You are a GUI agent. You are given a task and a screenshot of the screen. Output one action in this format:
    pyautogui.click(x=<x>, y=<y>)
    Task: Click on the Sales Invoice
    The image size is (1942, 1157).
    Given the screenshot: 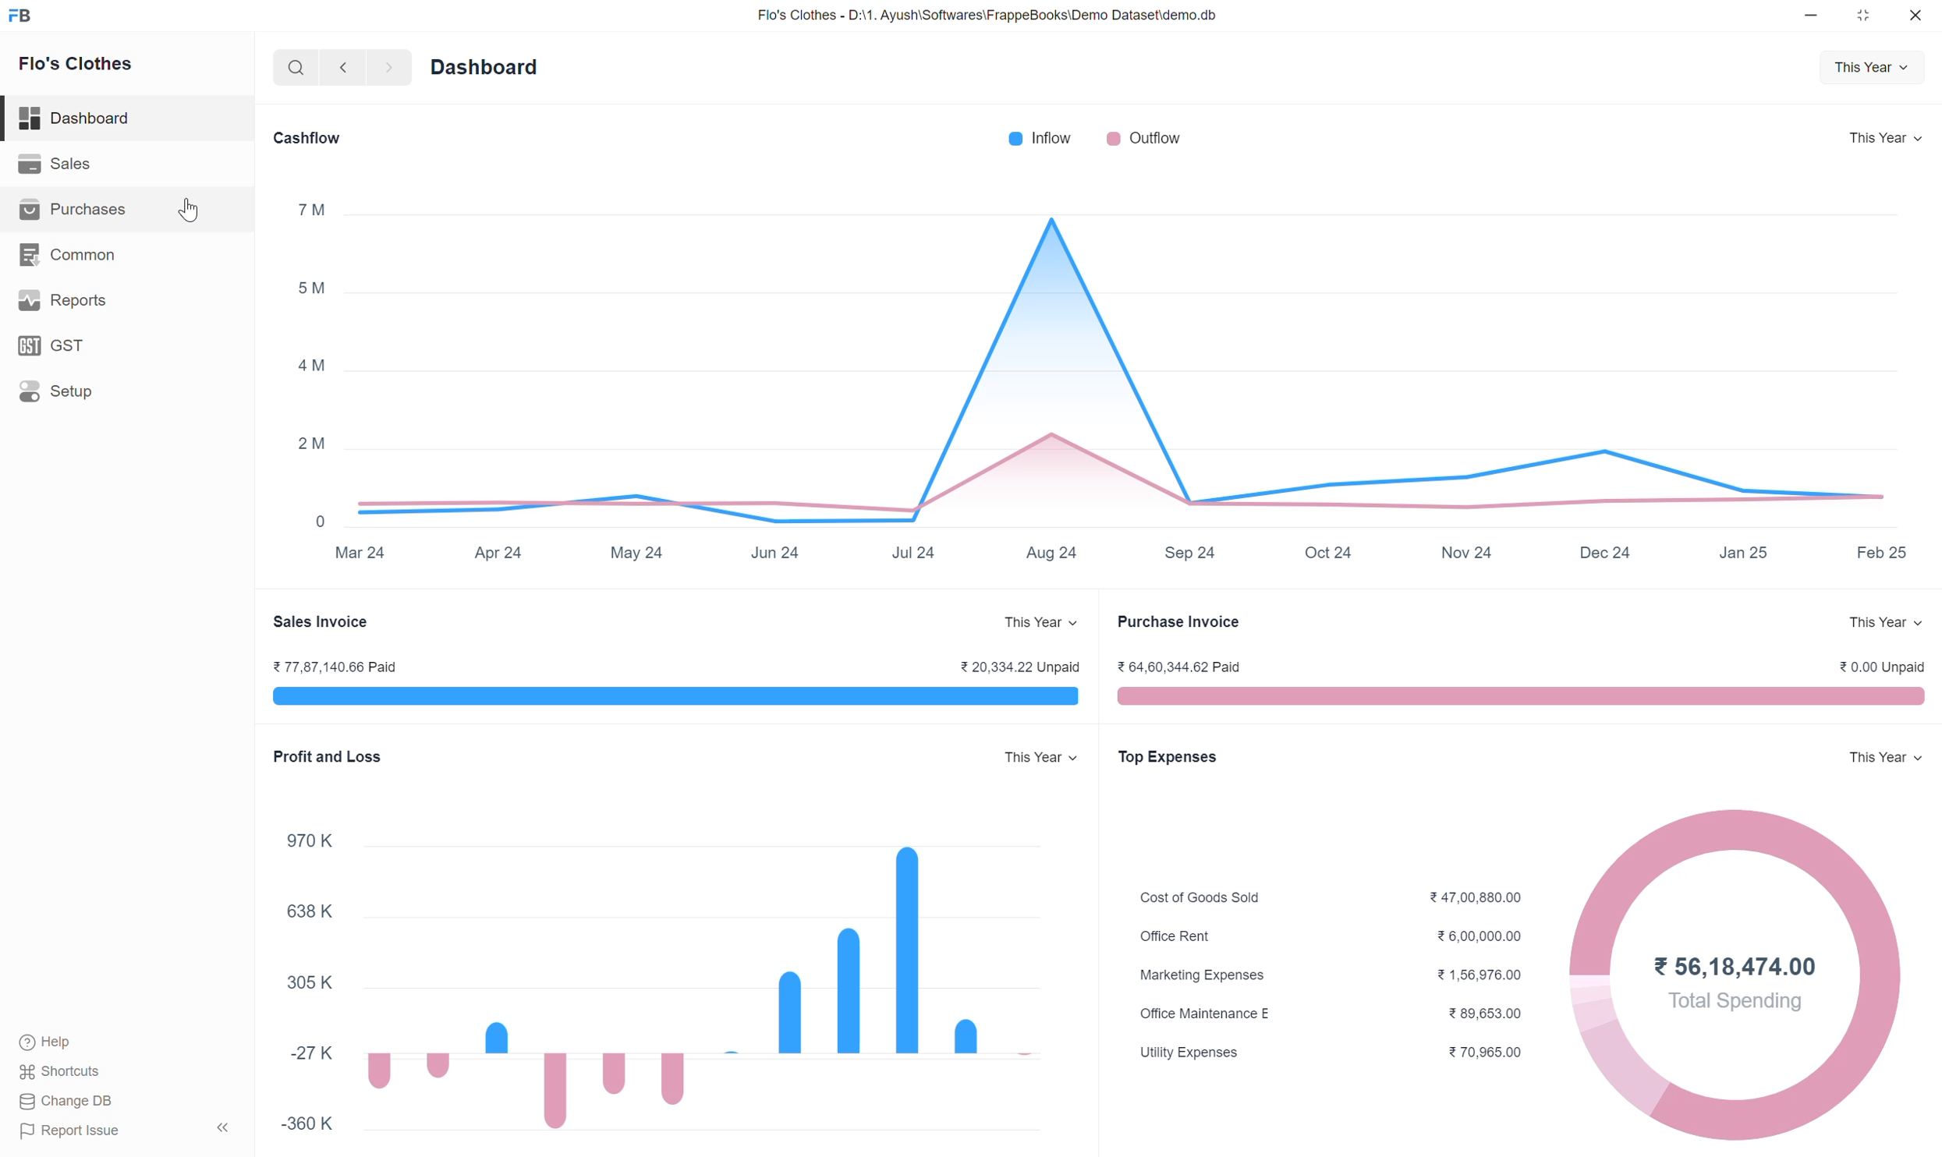 What is the action you would take?
    pyautogui.click(x=319, y=622)
    